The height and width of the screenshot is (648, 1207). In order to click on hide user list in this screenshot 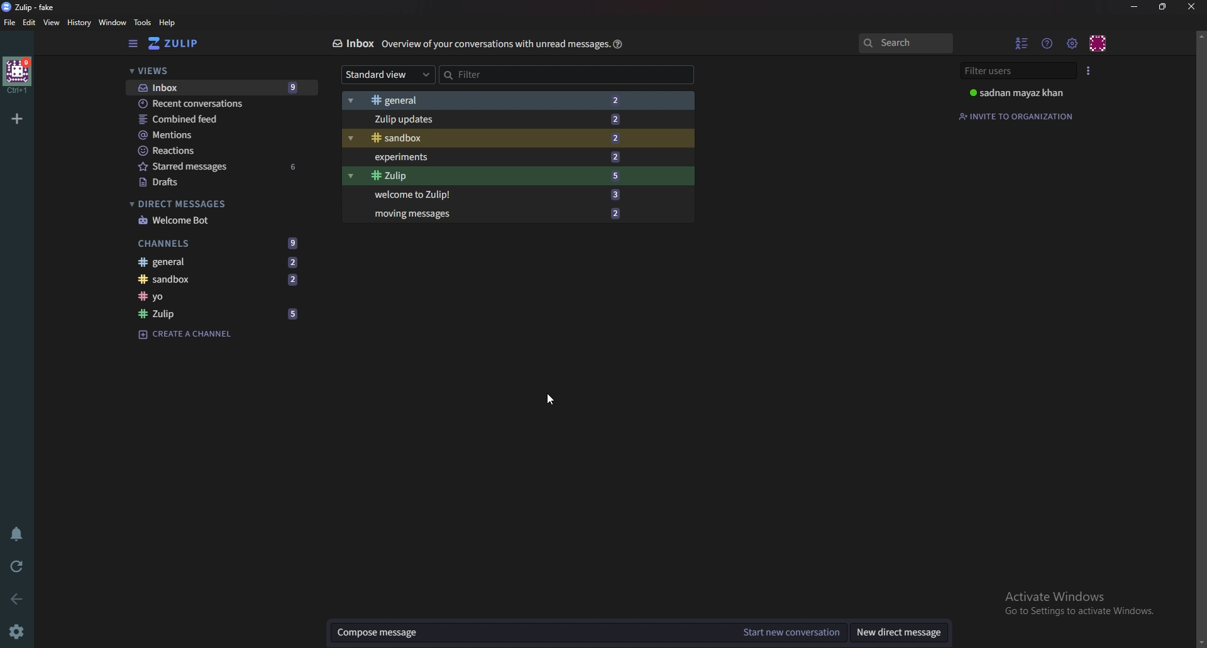, I will do `click(1022, 43)`.